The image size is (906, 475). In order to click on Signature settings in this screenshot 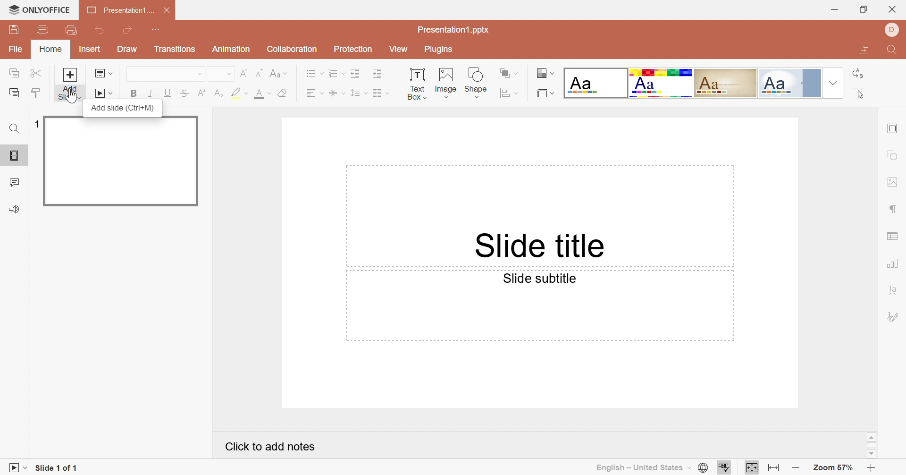, I will do `click(895, 316)`.